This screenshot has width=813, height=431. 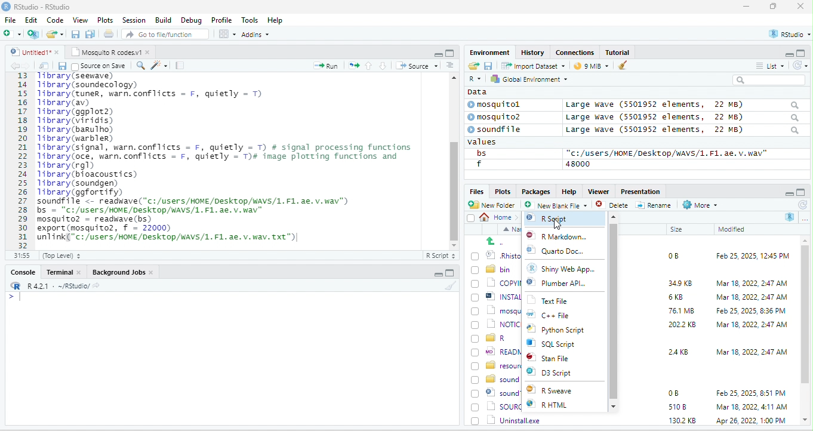 What do you see at coordinates (559, 391) in the screenshot?
I see `R Sweave` at bounding box center [559, 391].